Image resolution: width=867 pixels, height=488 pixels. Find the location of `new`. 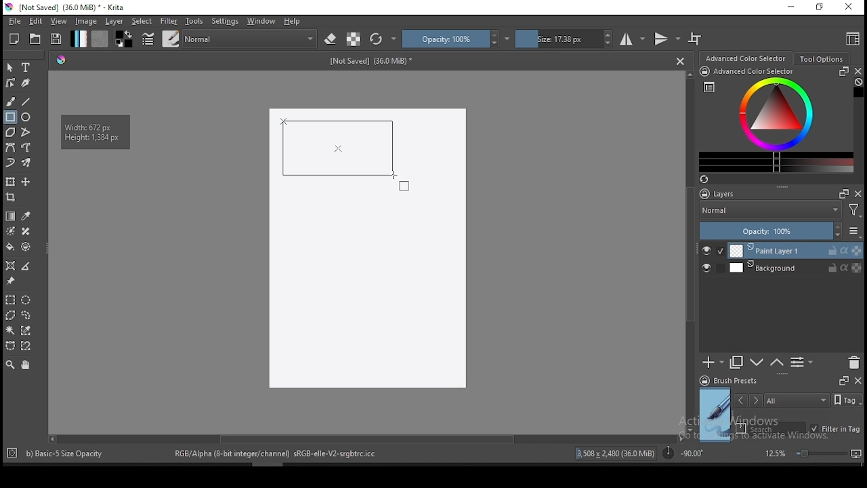

new is located at coordinates (14, 39).